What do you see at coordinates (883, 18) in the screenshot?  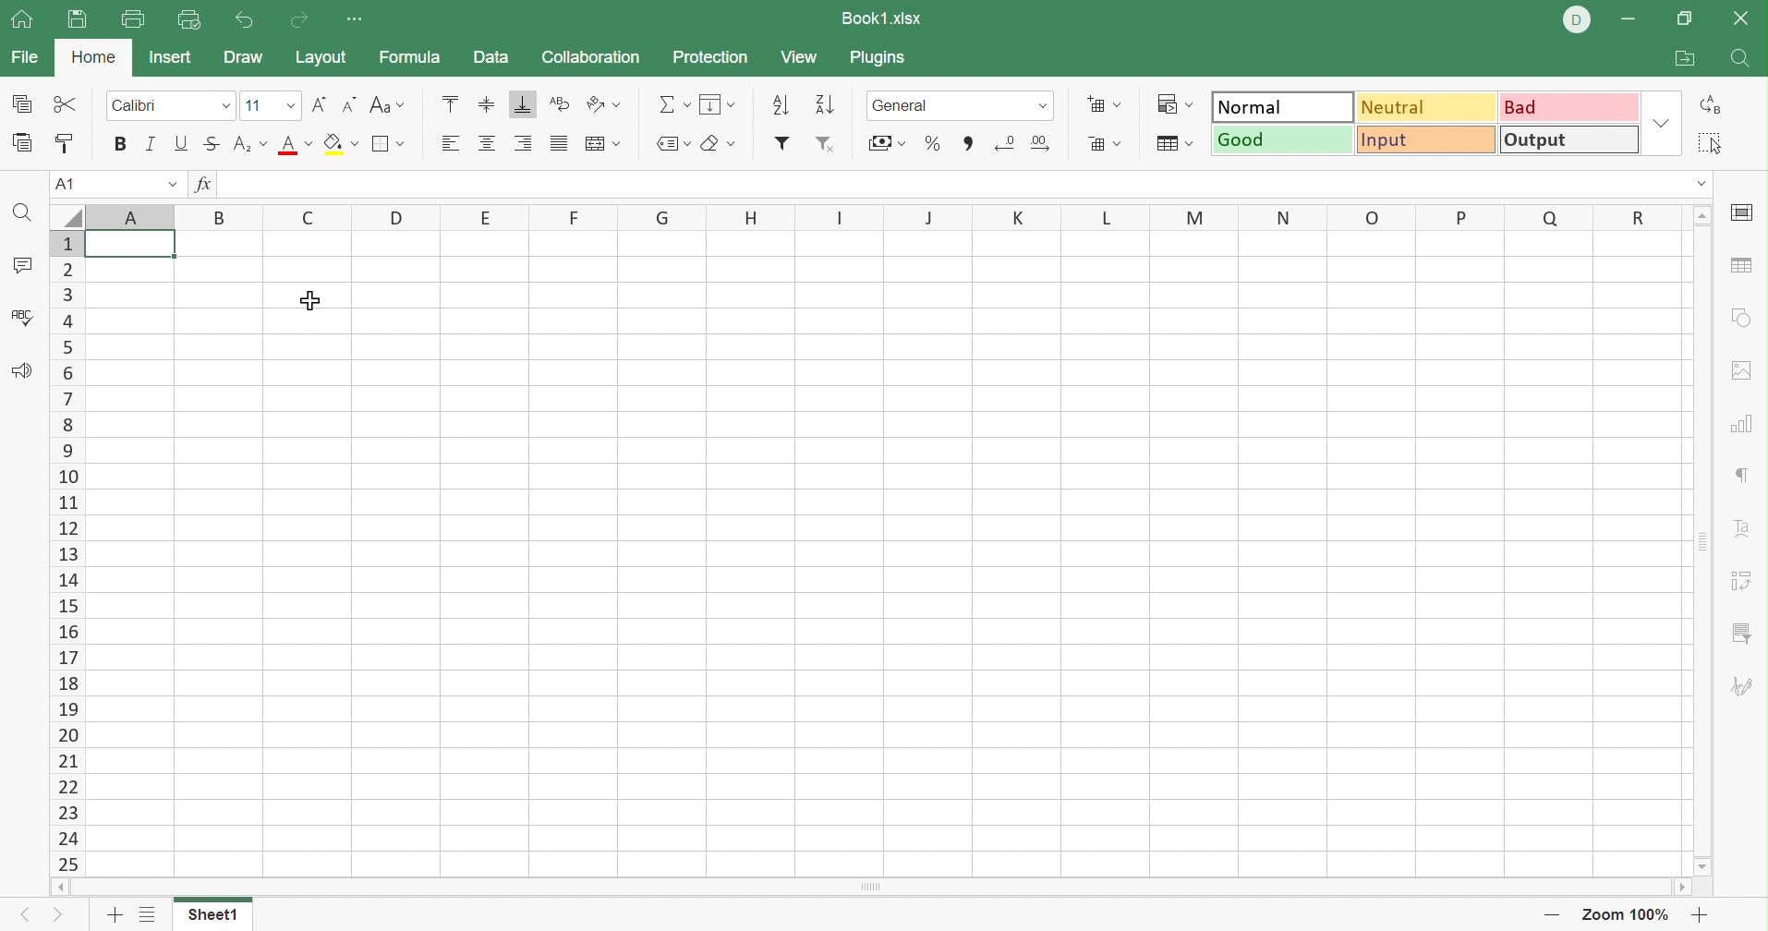 I see `Book1.xlsx` at bounding box center [883, 18].